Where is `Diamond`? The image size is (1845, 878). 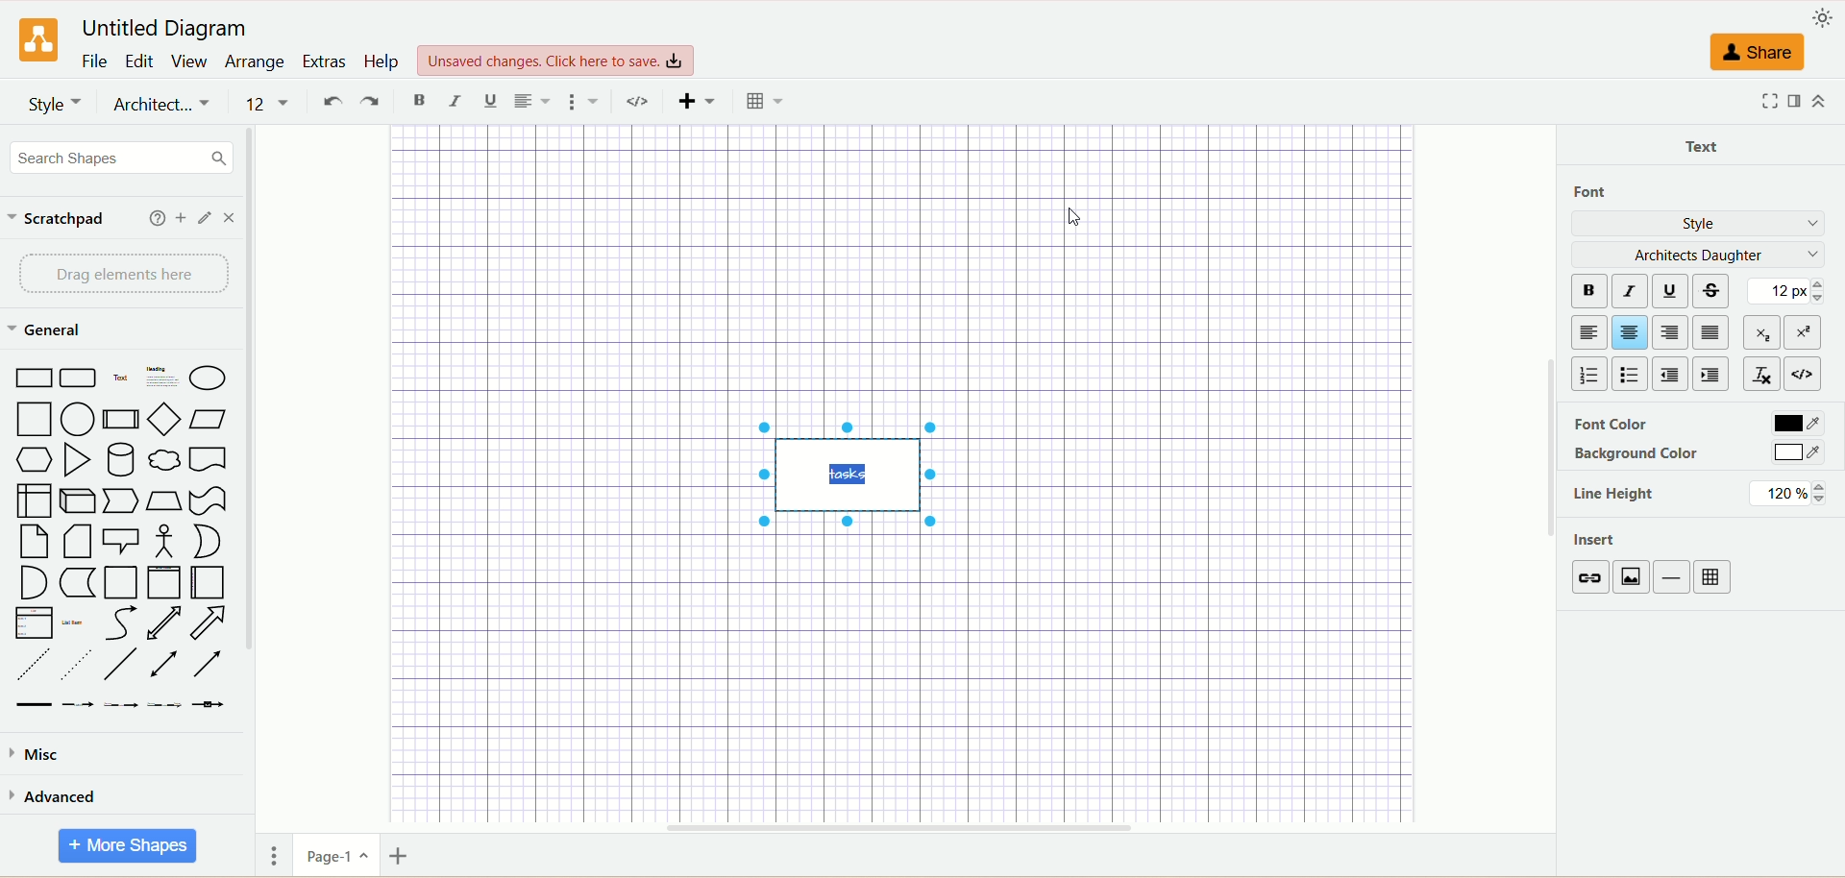
Diamond is located at coordinates (166, 422).